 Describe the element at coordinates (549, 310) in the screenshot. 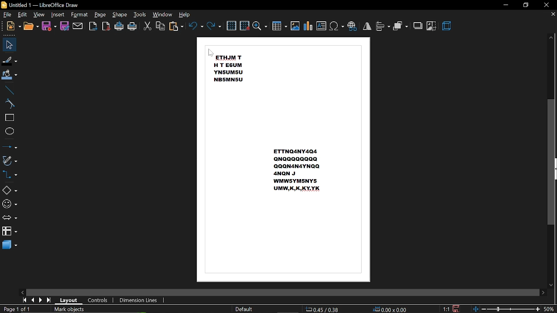

I see `50%` at that location.